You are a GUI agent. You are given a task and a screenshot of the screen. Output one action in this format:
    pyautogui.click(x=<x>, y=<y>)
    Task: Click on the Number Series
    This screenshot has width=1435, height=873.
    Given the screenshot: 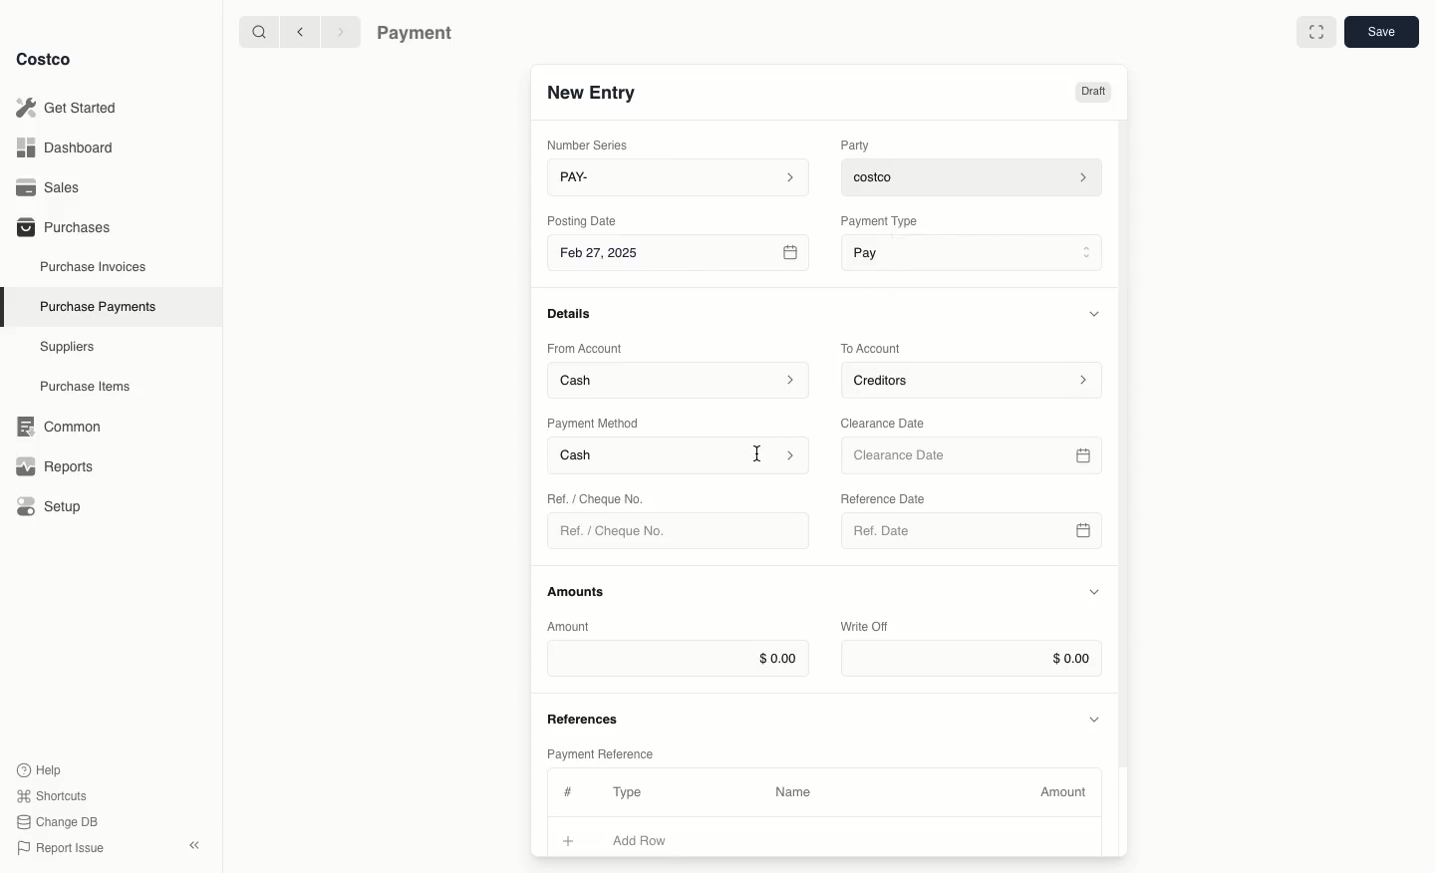 What is the action you would take?
    pyautogui.click(x=592, y=145)
    